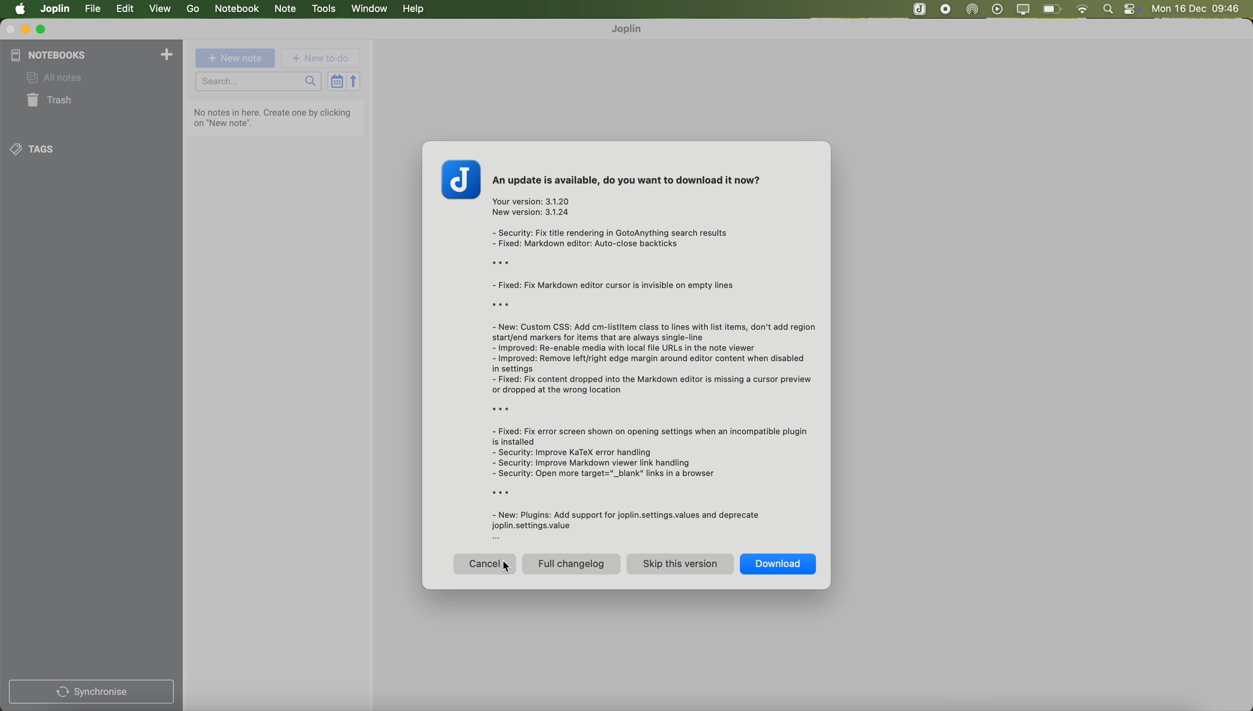 This screenshot has width=1253, height=711. Describe the element at coordinates (975, 10) in the screenshot. I see `Airdrop` at that location.